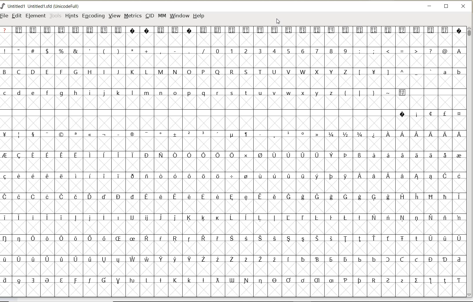 Image resolution: width=473 pixels, height=302 pixels. Describe the element at coordinates (55, 16) in the screenshot. I see `TOOLS` at that location.